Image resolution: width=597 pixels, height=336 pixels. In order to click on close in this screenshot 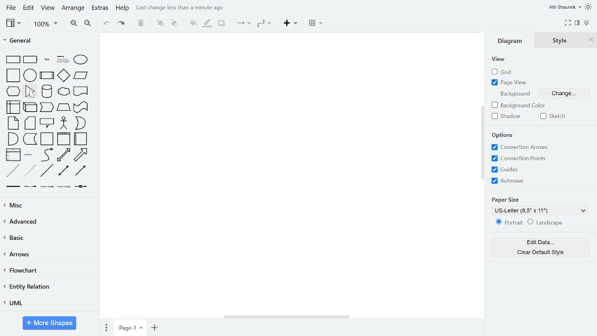, I will do `click(591, 40)`.